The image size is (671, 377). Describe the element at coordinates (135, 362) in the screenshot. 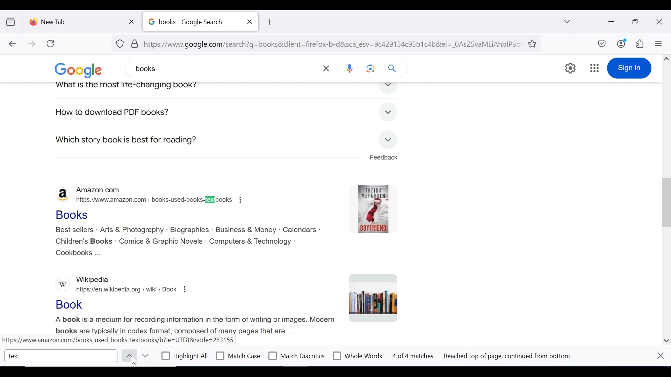

I see `mouse pointer` at that location.